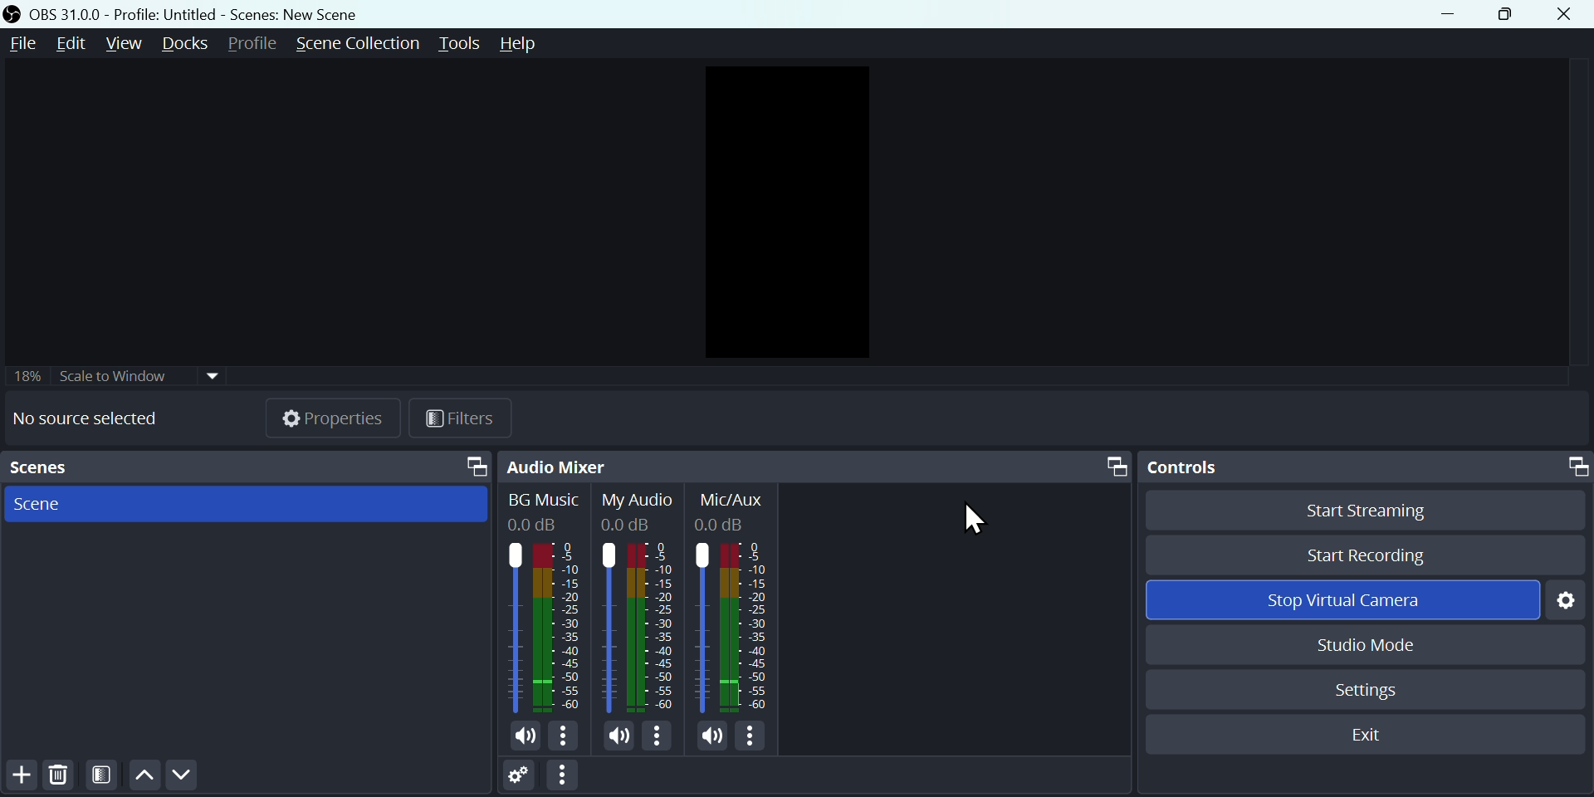  I want to click on Scale to window, so click(125, 374).